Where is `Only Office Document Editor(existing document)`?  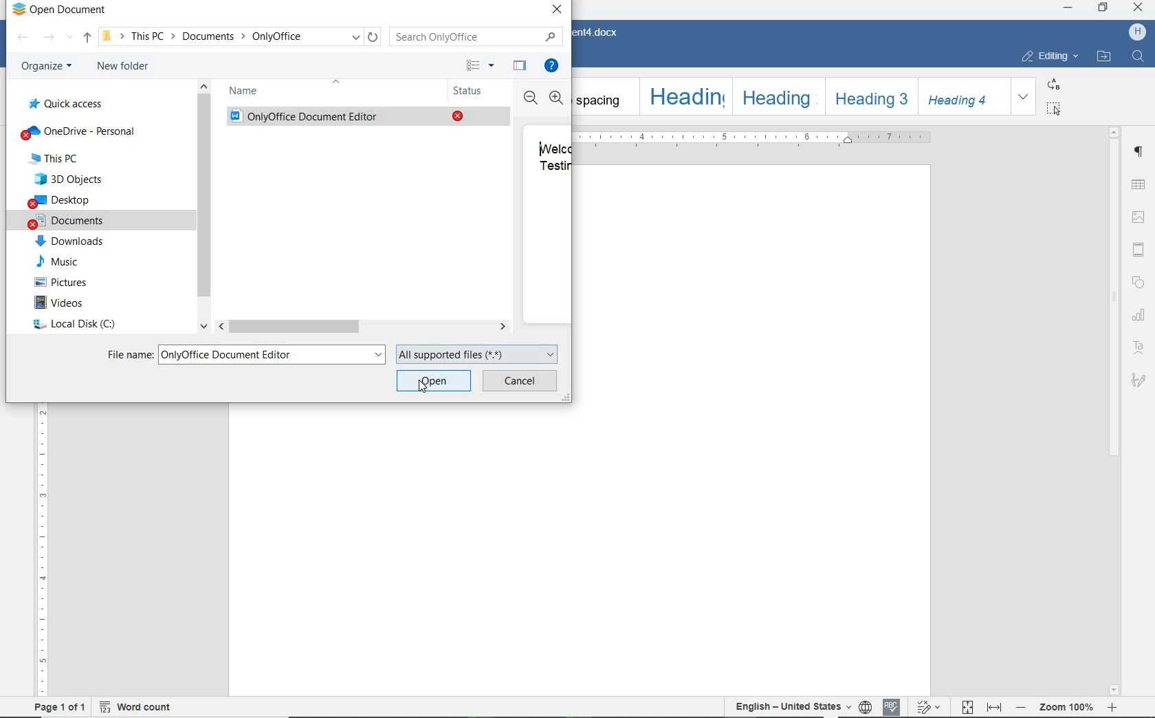
Only Office Document Editor(existing document) is located at coordinates (318, 119).